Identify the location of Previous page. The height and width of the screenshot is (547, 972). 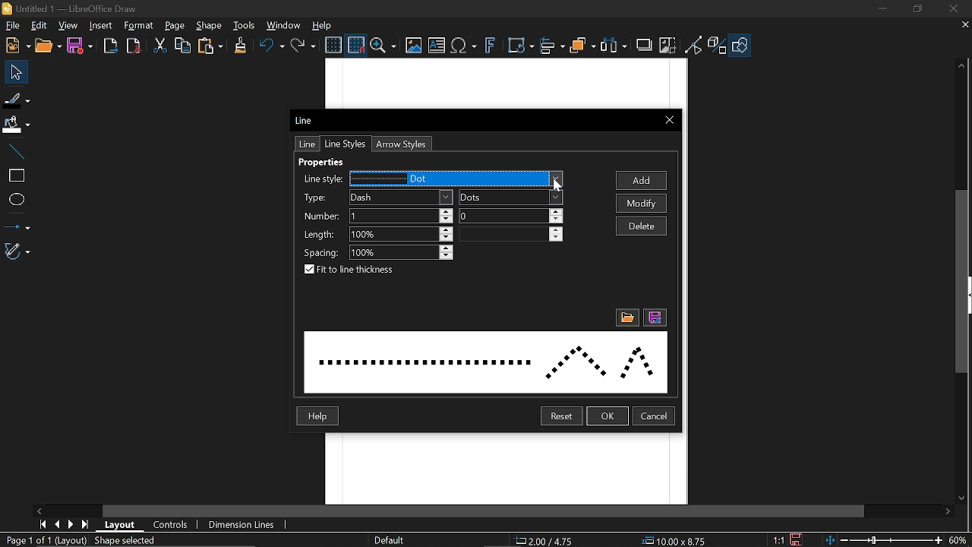
(59, 523).